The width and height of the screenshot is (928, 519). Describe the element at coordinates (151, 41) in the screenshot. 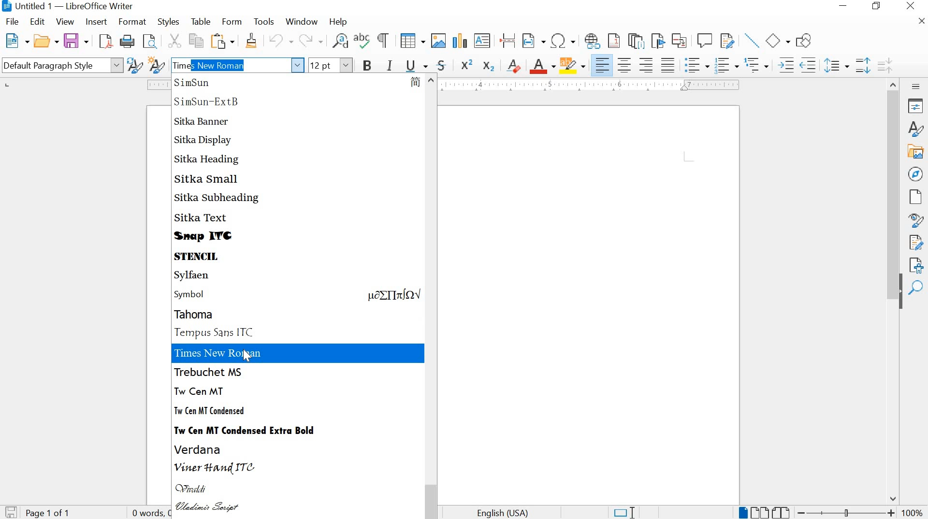

I see `TOGGLE PRINT PREVIEW` at that location.